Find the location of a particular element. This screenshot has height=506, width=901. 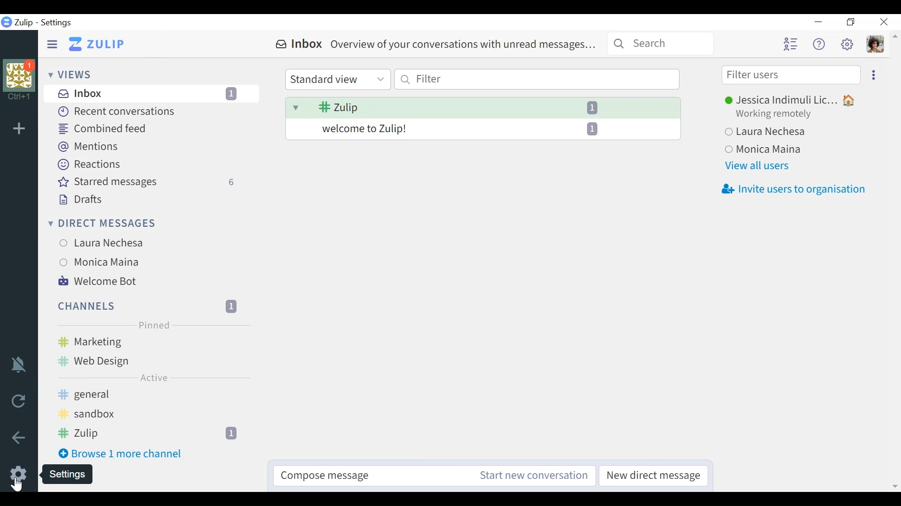

Inbox is located at coordinates (437, 45).